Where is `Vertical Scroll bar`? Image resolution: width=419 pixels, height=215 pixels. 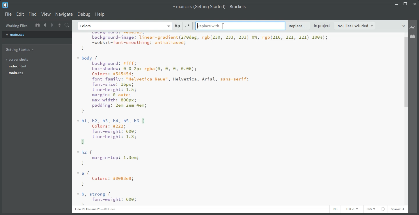 Vertical Scroll bar is located at coordinates (406, 120).